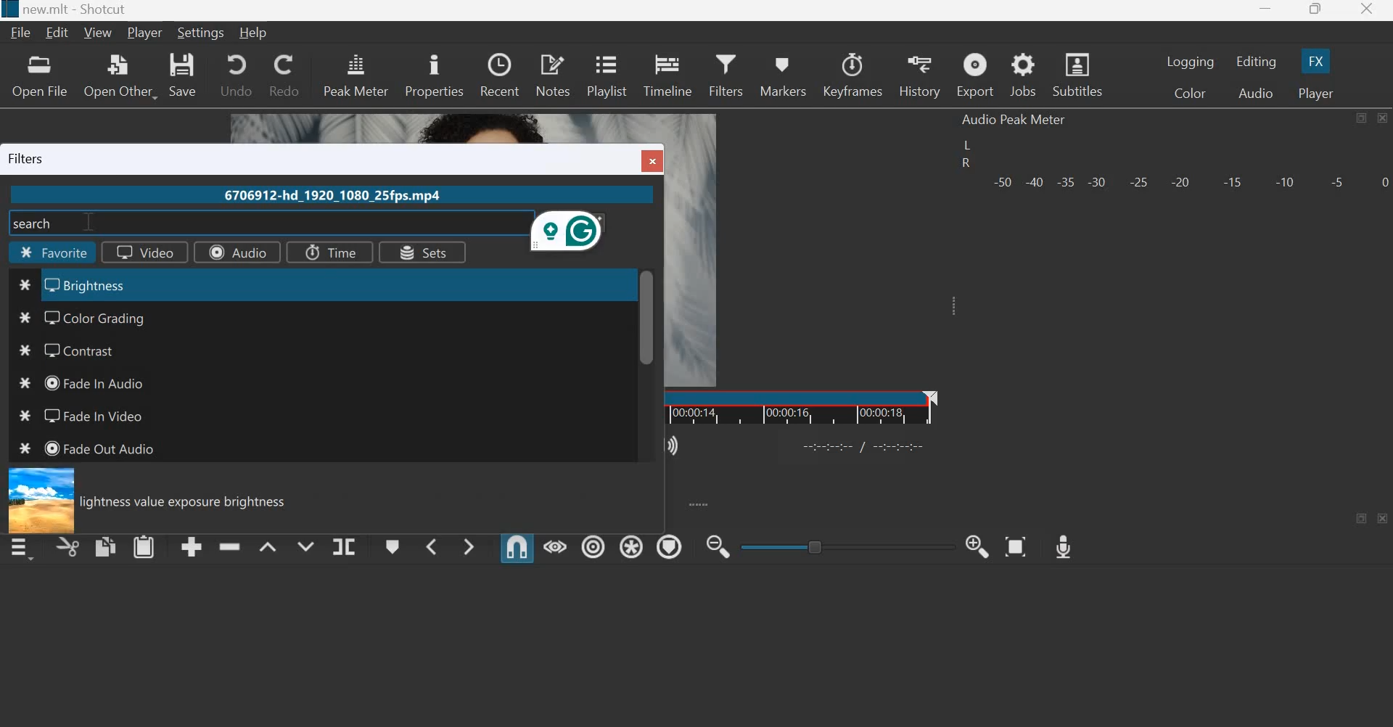  I want to click on Help, so click(258, 31).